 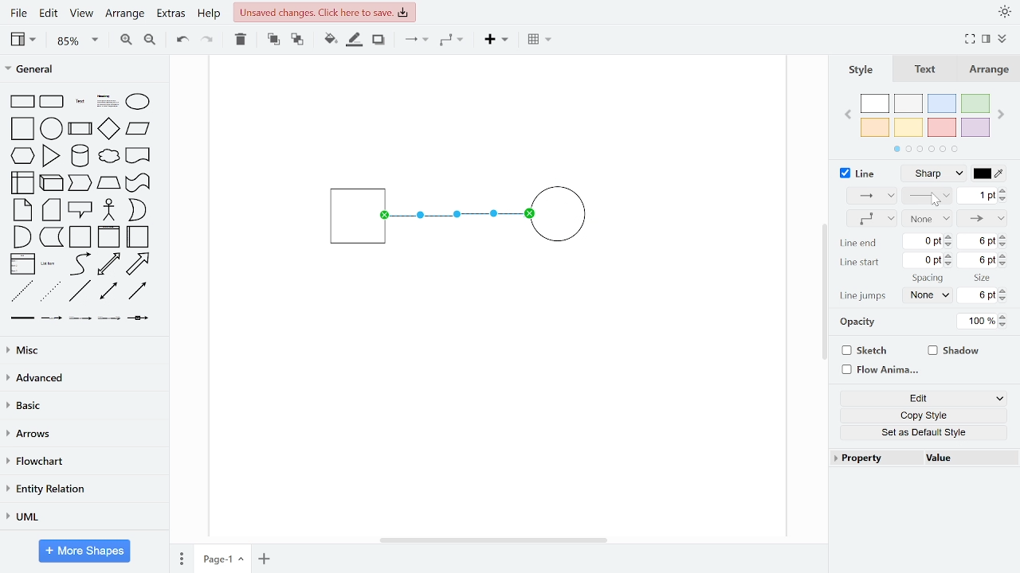 What do you see at coordinates (983, 241) in the screenshot?
I see `change line end size` at bounding box center [983, 241].